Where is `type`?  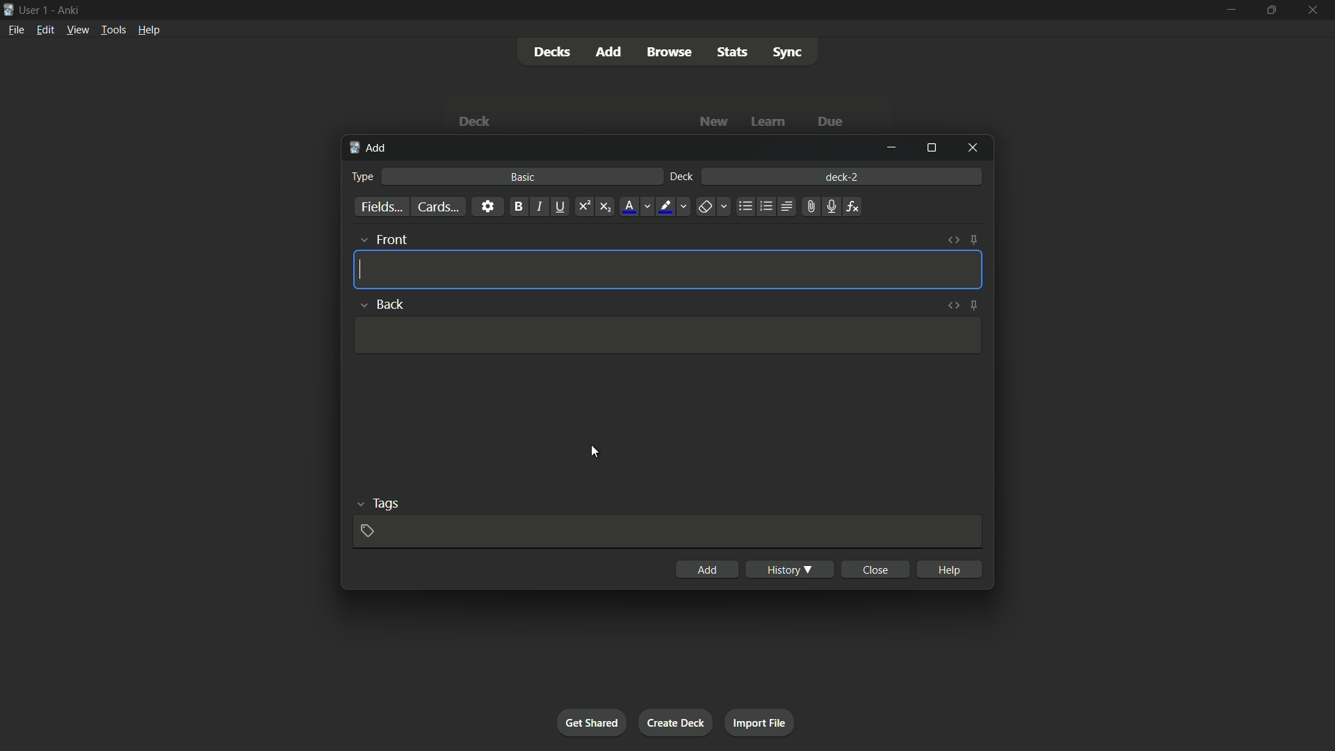 type is located at coordinates (364, 177).